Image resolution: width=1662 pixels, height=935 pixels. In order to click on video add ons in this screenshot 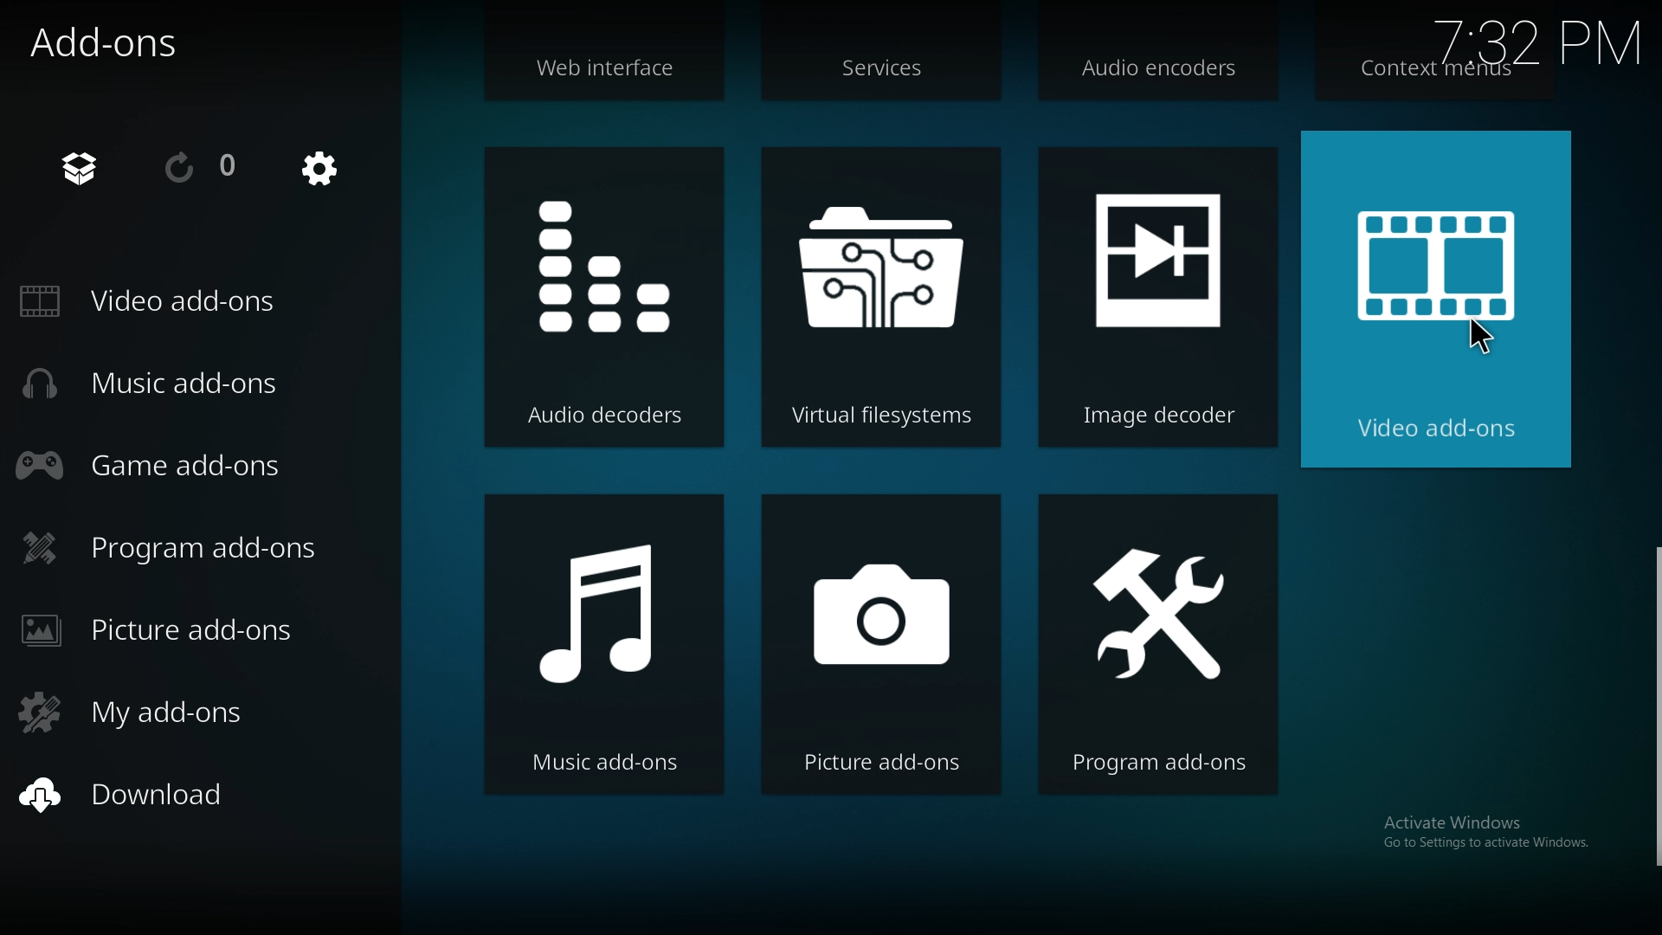, I will do `click(159, 302)`.